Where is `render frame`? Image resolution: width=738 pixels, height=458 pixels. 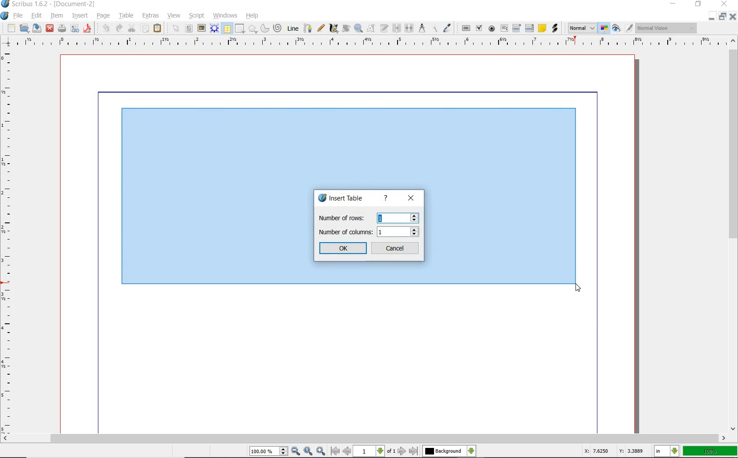 render frame is located at coordinates (214, 29).